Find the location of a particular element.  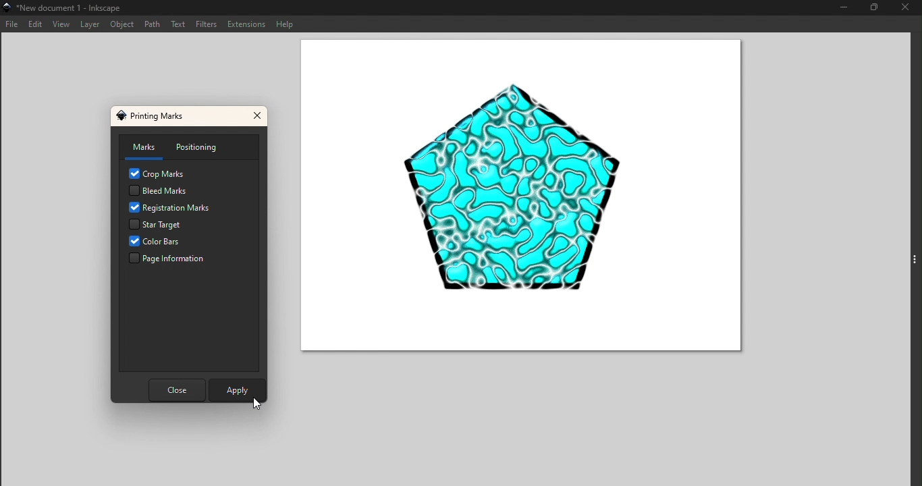

Object is located at coordinates (124, 25).